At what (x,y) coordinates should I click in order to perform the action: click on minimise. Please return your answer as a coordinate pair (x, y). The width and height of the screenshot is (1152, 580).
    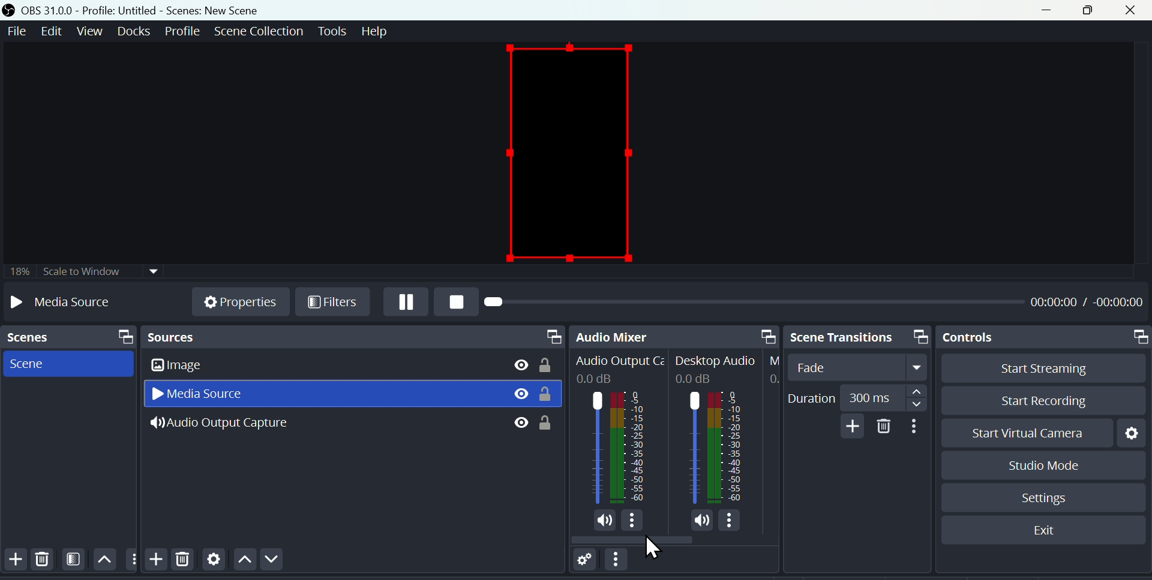
    Looking at the image, I should click on (1053, 10).